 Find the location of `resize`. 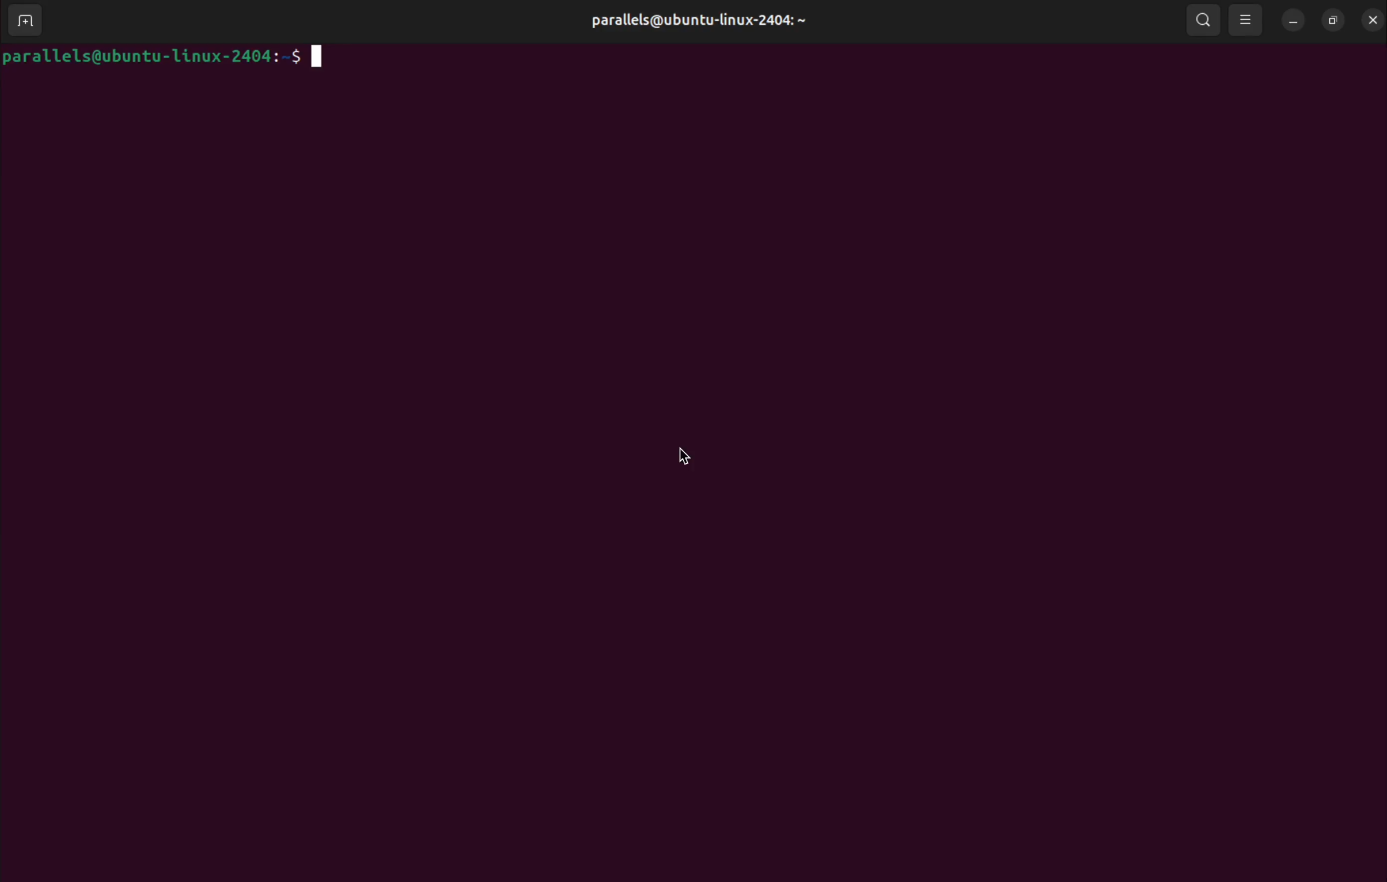

resize is located at coordinates (1331, 18).